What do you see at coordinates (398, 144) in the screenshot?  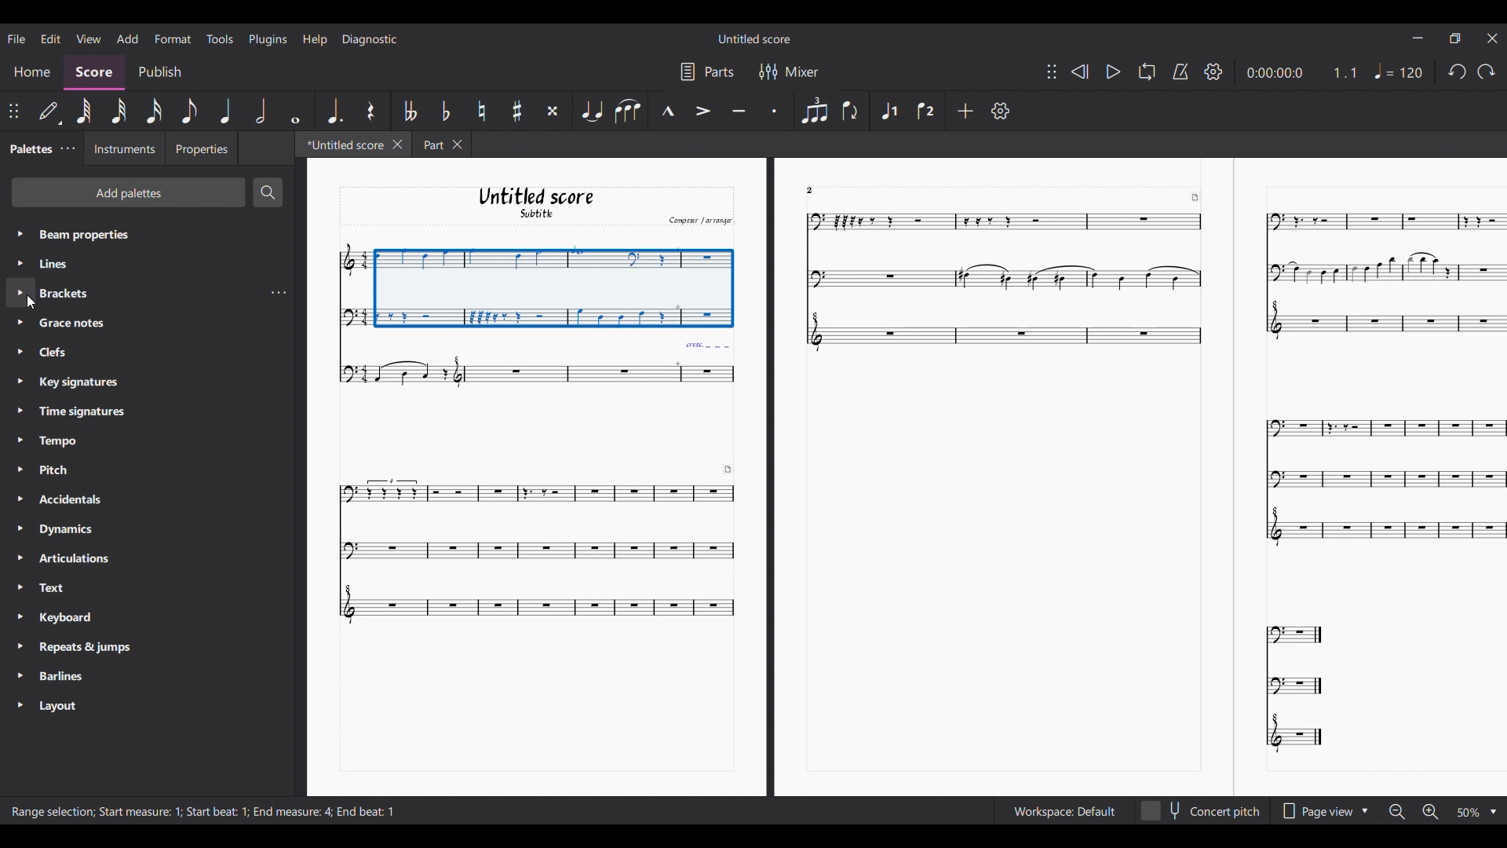 I see `Close` at bounding box center [398, 144].